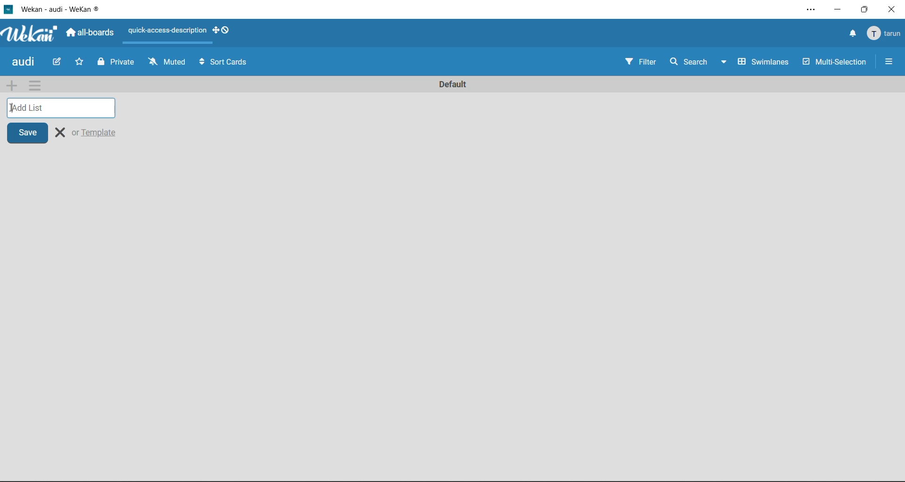 The image size is (905, 482). I want to click on swimlanes, so click(764, 62).